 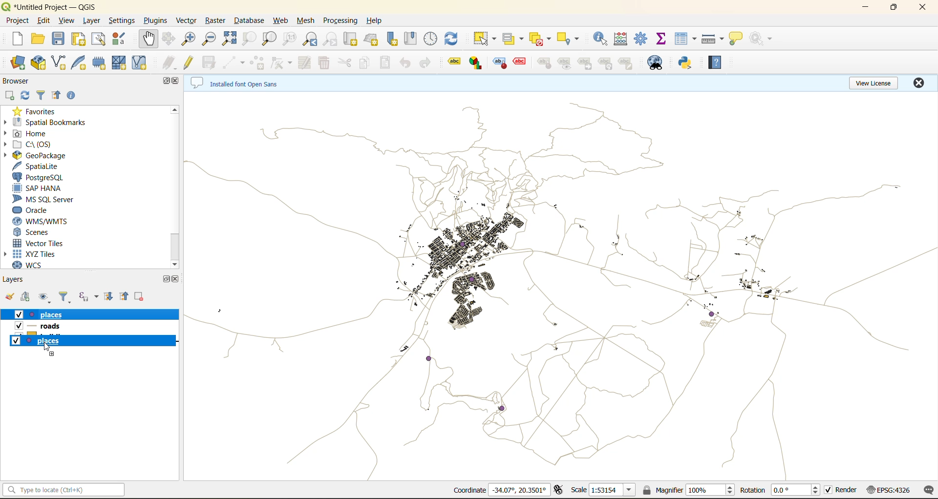 I want to click on wcs, so click(x=37, y=264).